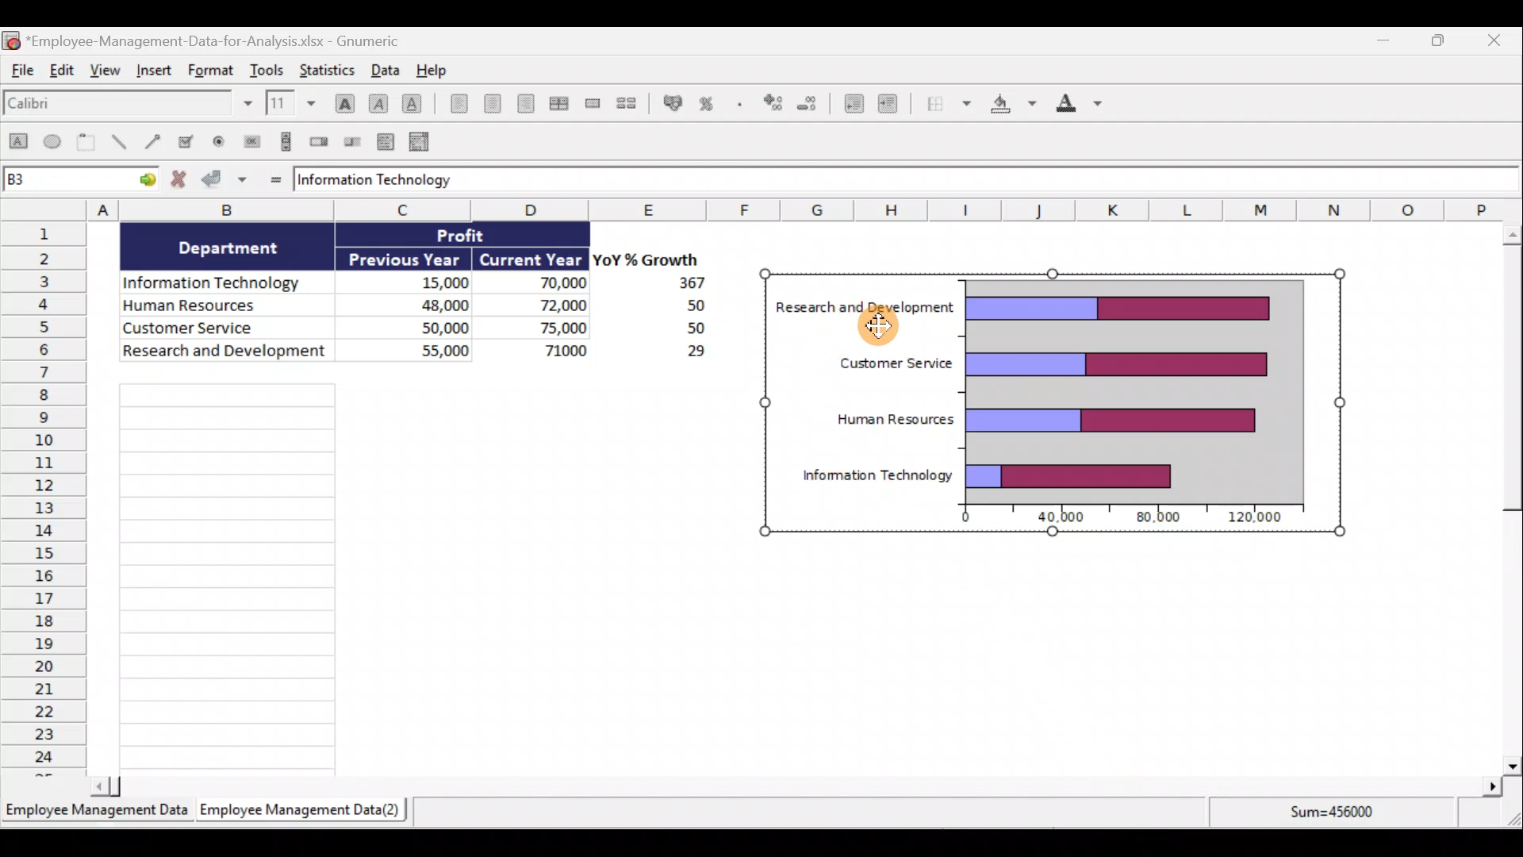 This screenshot has width=1523, height=857. I want to click on Font size 11, so click(289, 102).